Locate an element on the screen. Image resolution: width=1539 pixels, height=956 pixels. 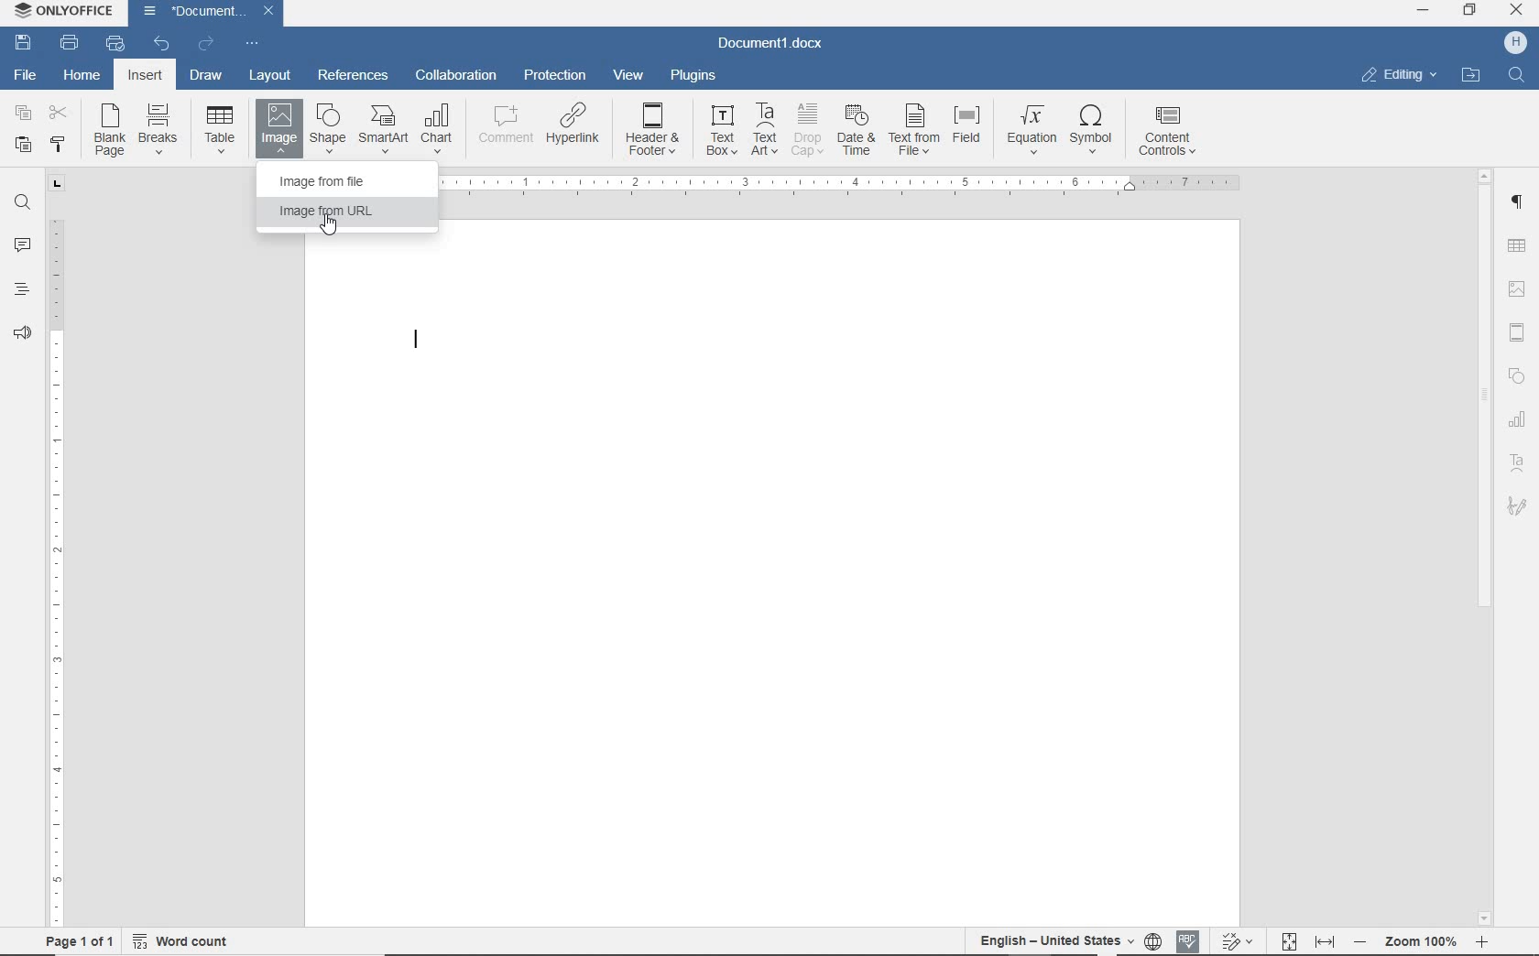
headings is located at coordinates (20, 288).